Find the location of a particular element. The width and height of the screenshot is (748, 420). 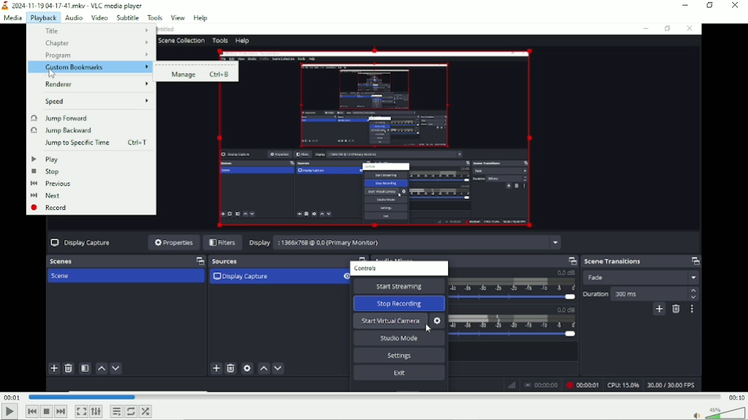

renderer is located at coordinates (95, 84).